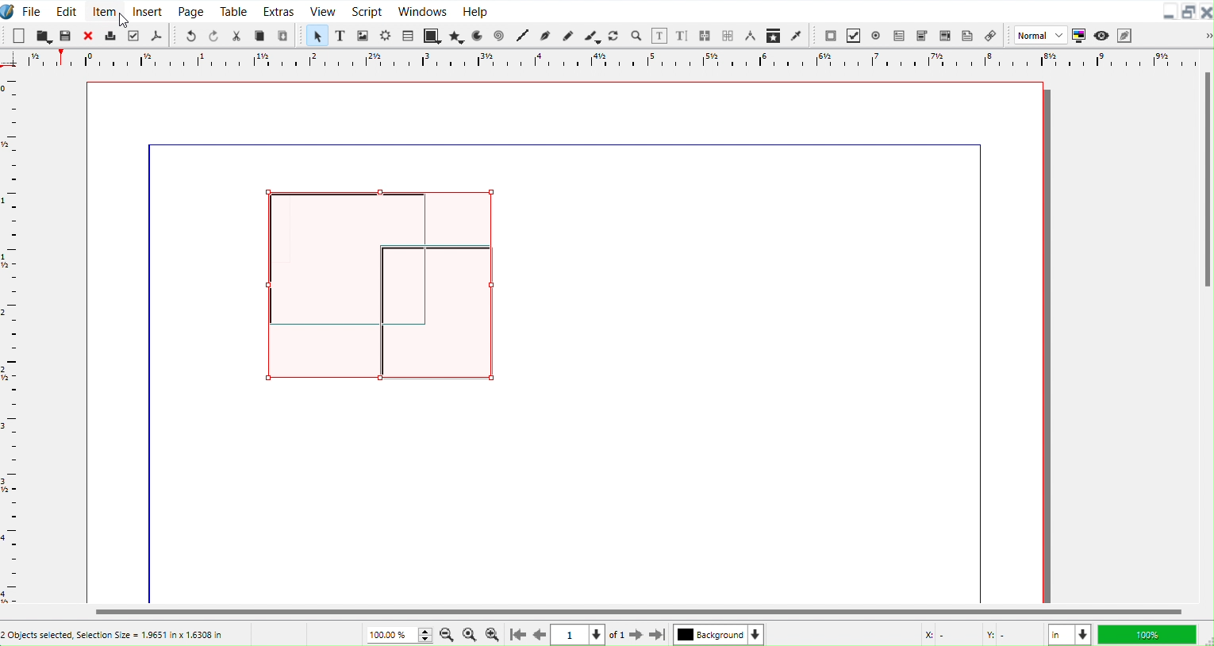  I want to click on Zoom In, so click(494, 635).